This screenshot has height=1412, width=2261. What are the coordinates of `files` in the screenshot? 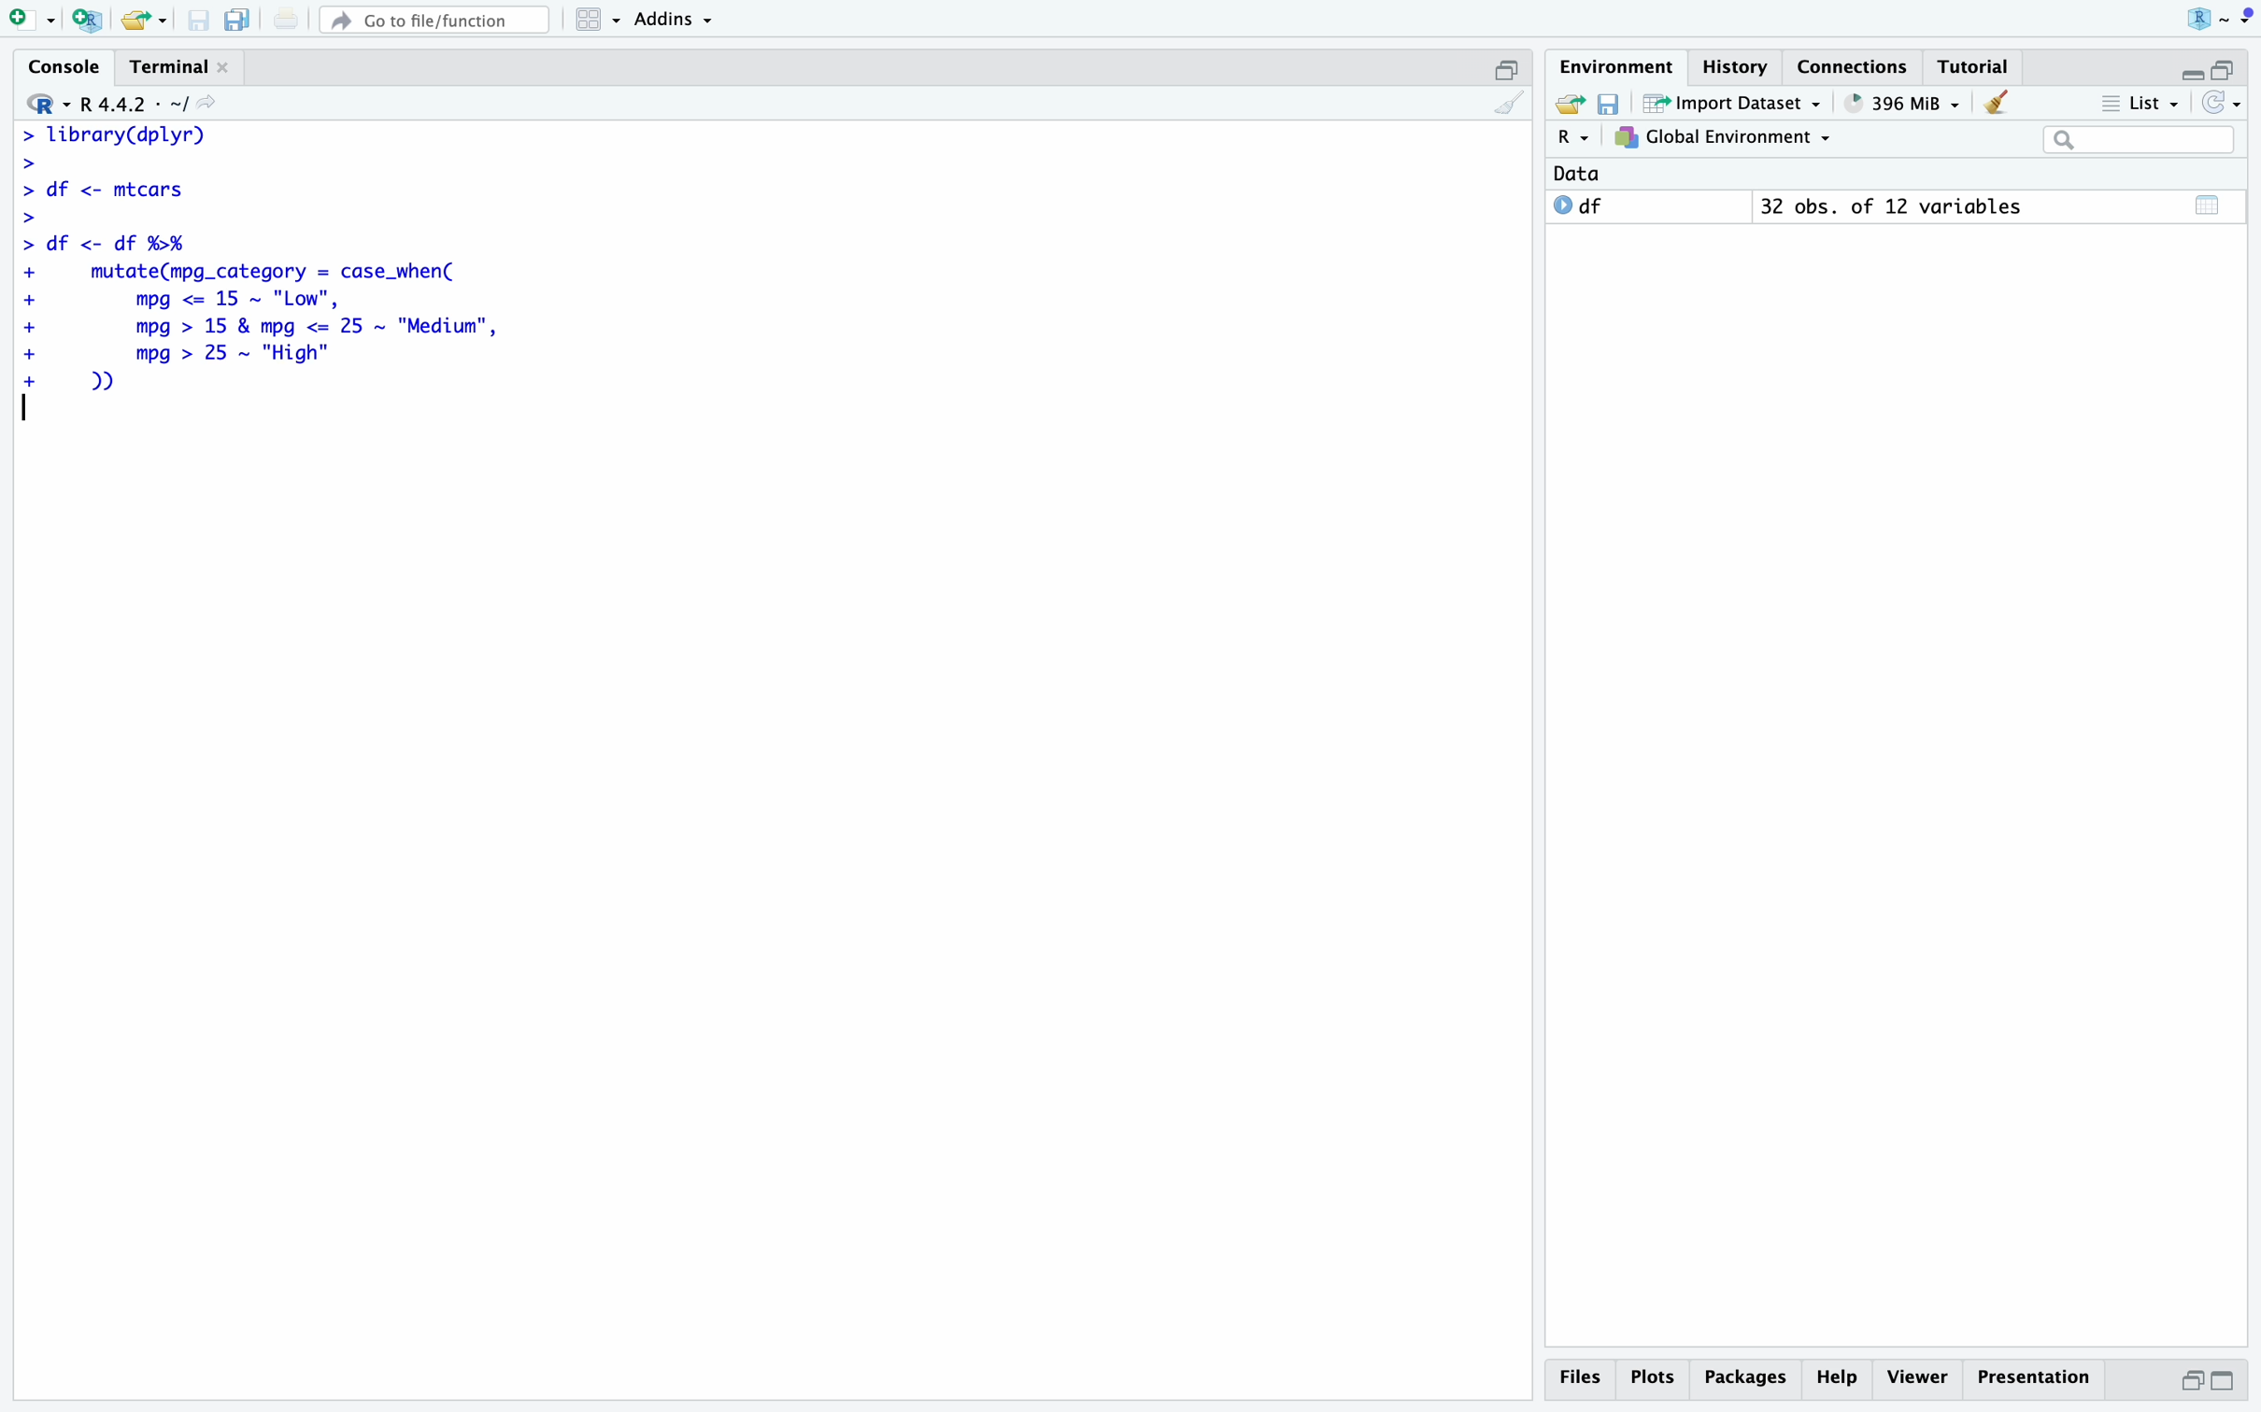 It's located at (1582, 1379).